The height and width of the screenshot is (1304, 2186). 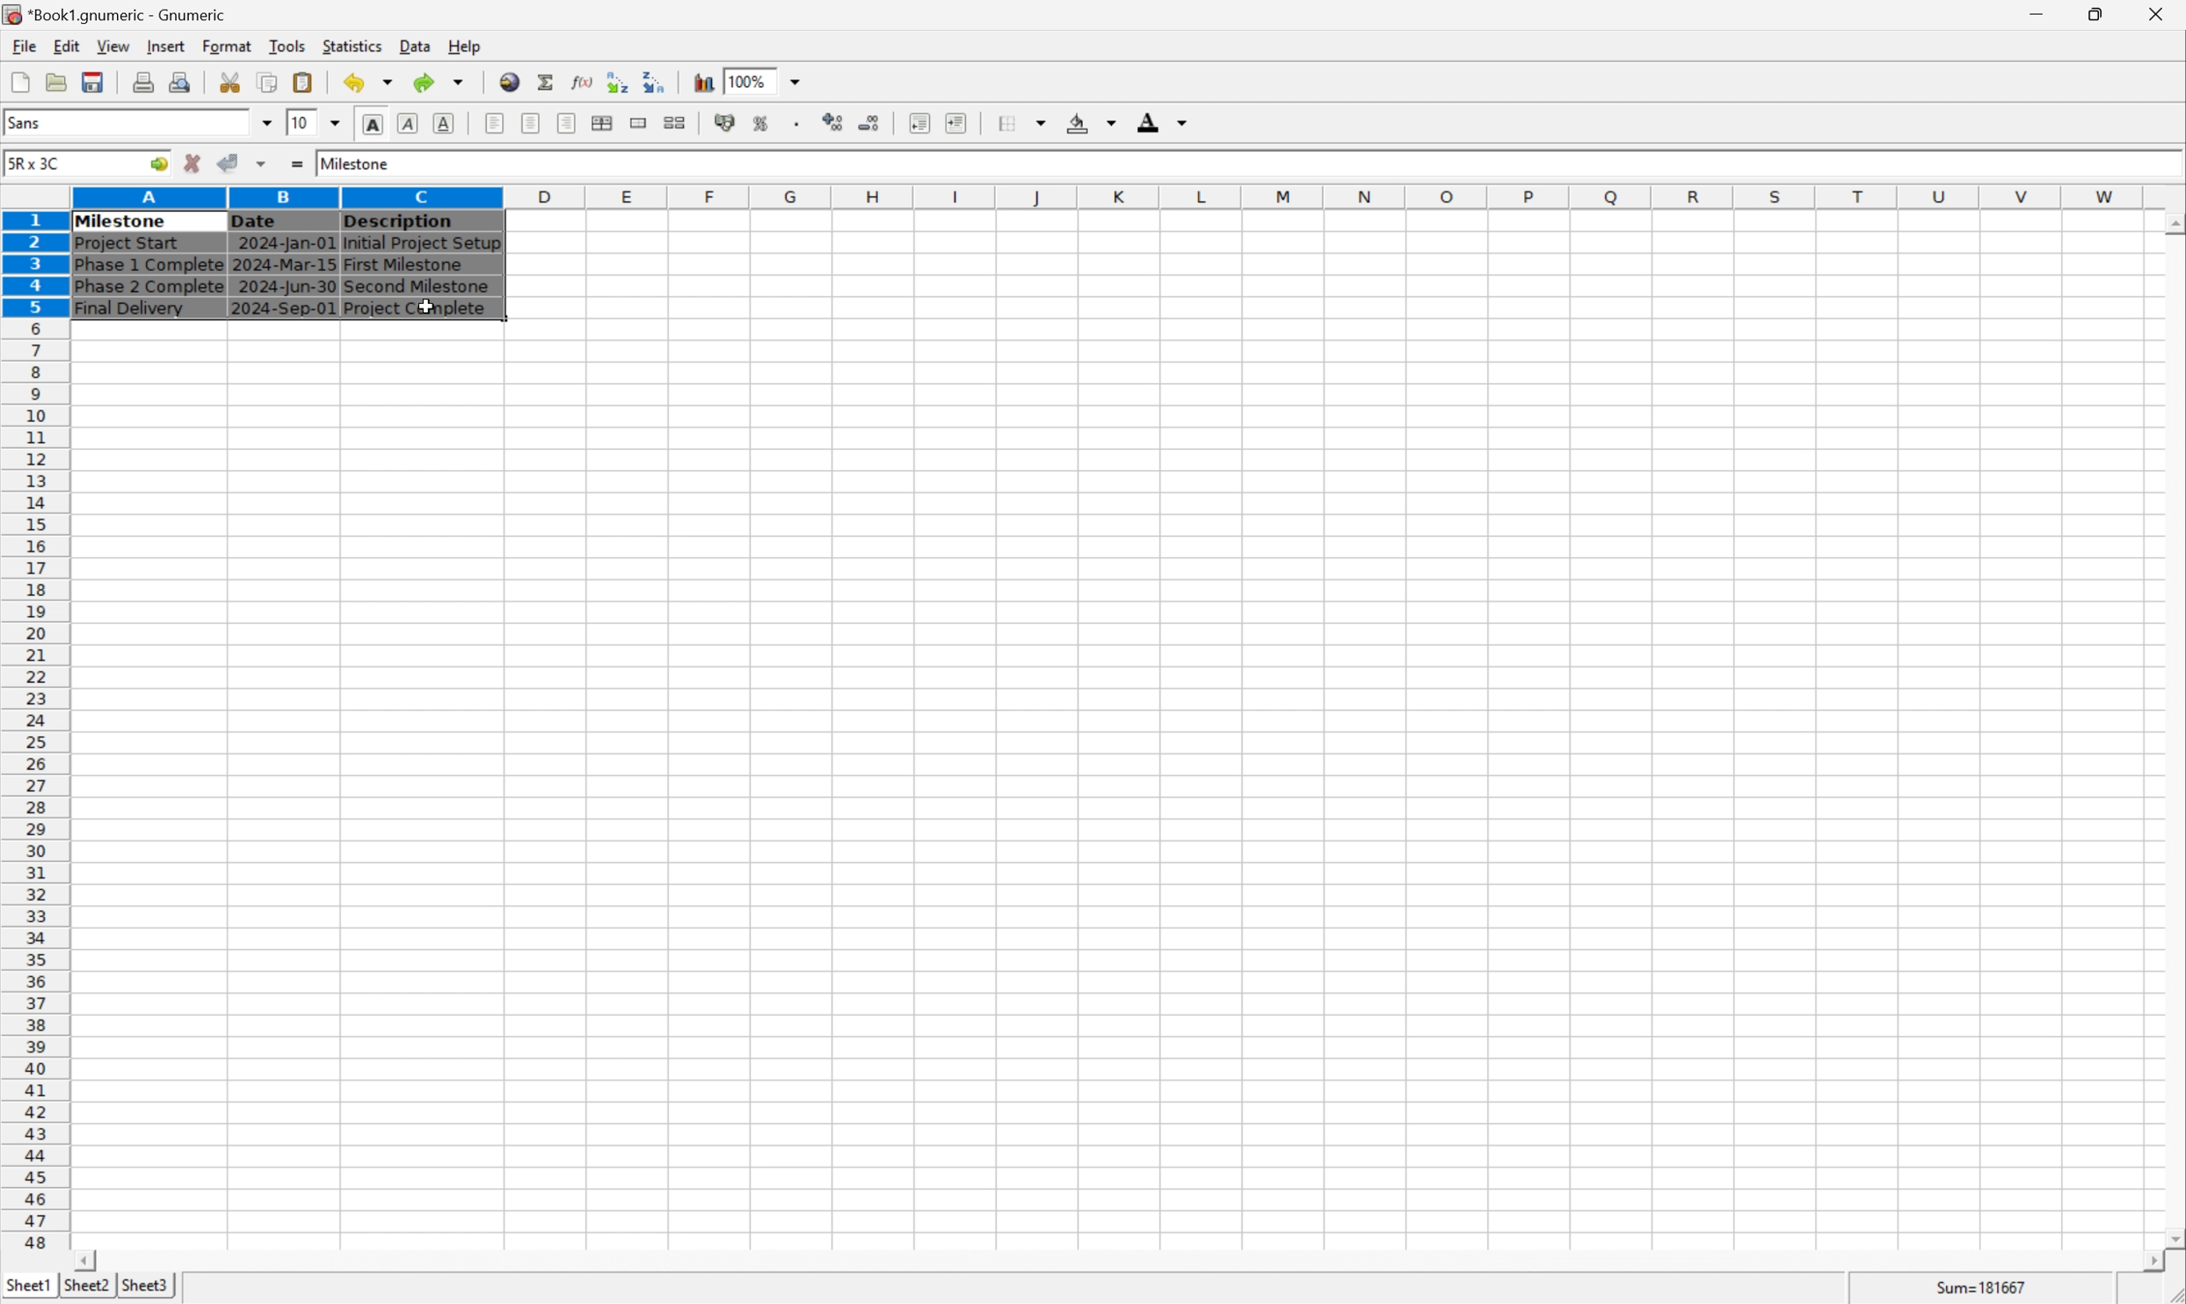 What do you see at coordinates (751, 78) in the screenshot?
I see `100%` at bounding box center [751, 78].